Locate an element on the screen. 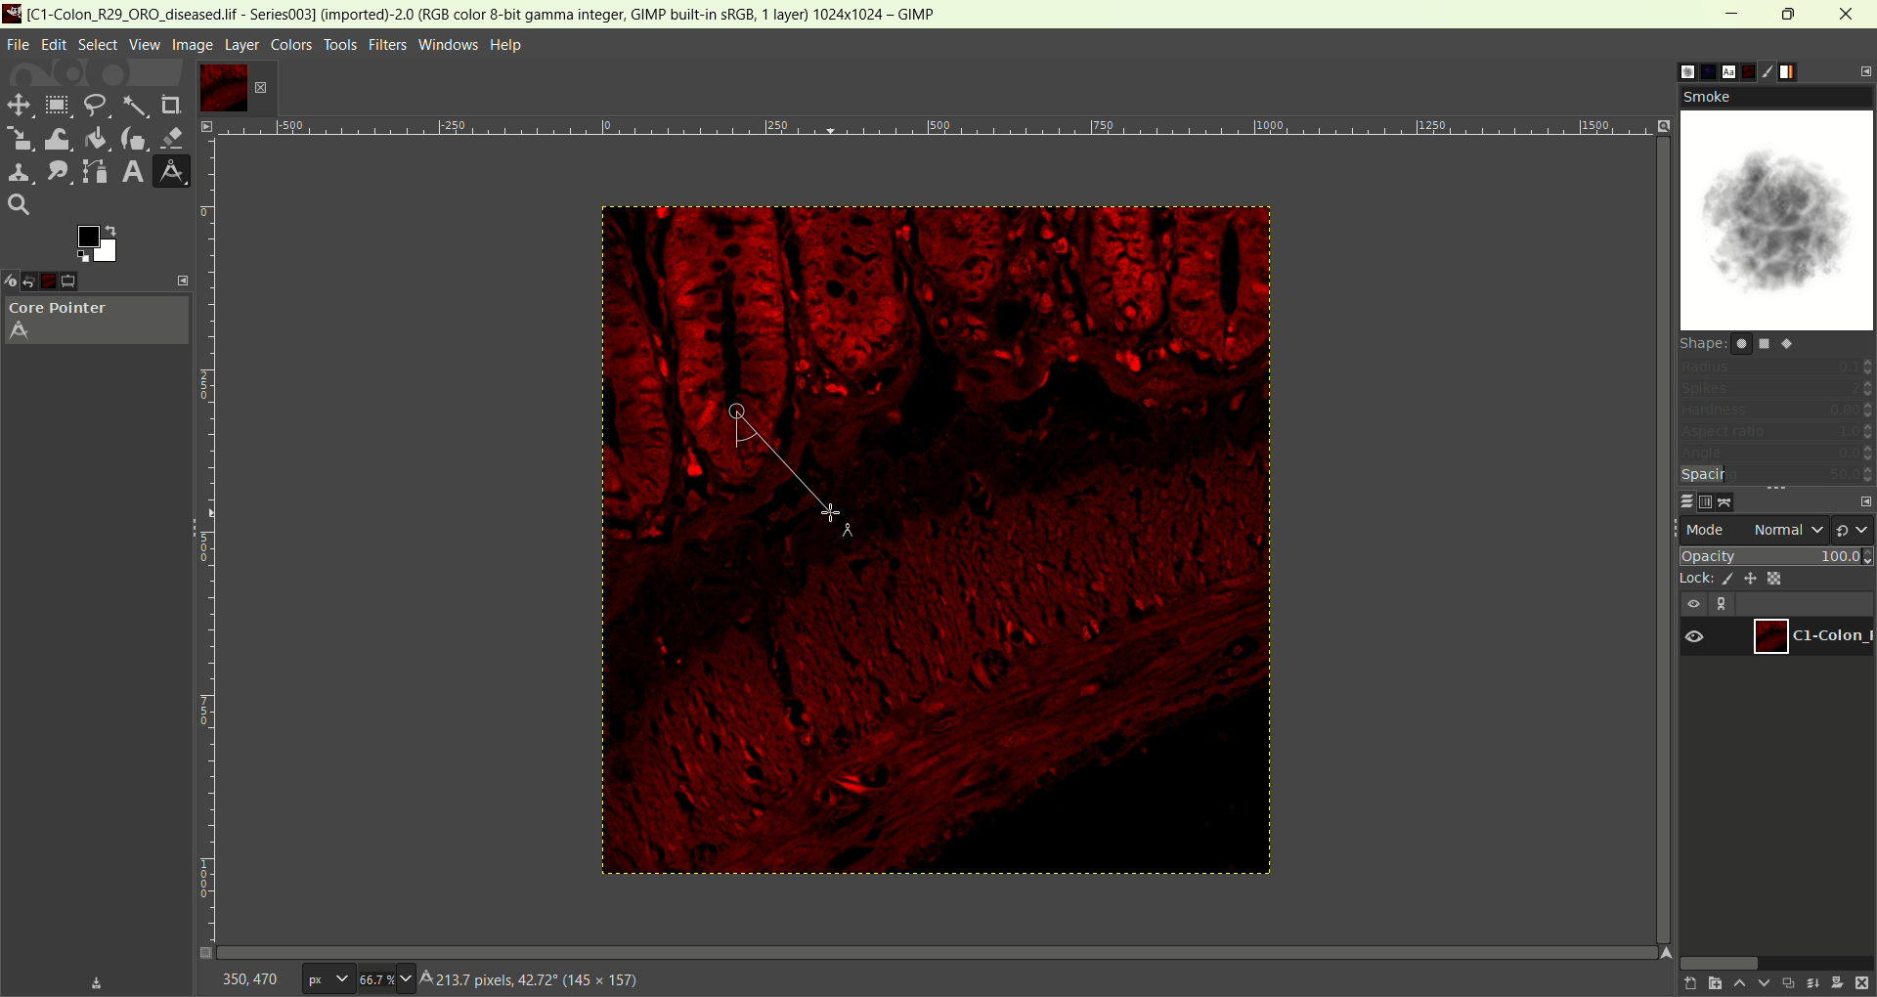 The height and width of the screenshot is (997, 1877). merge layer is located at coordinates (1812, 983).